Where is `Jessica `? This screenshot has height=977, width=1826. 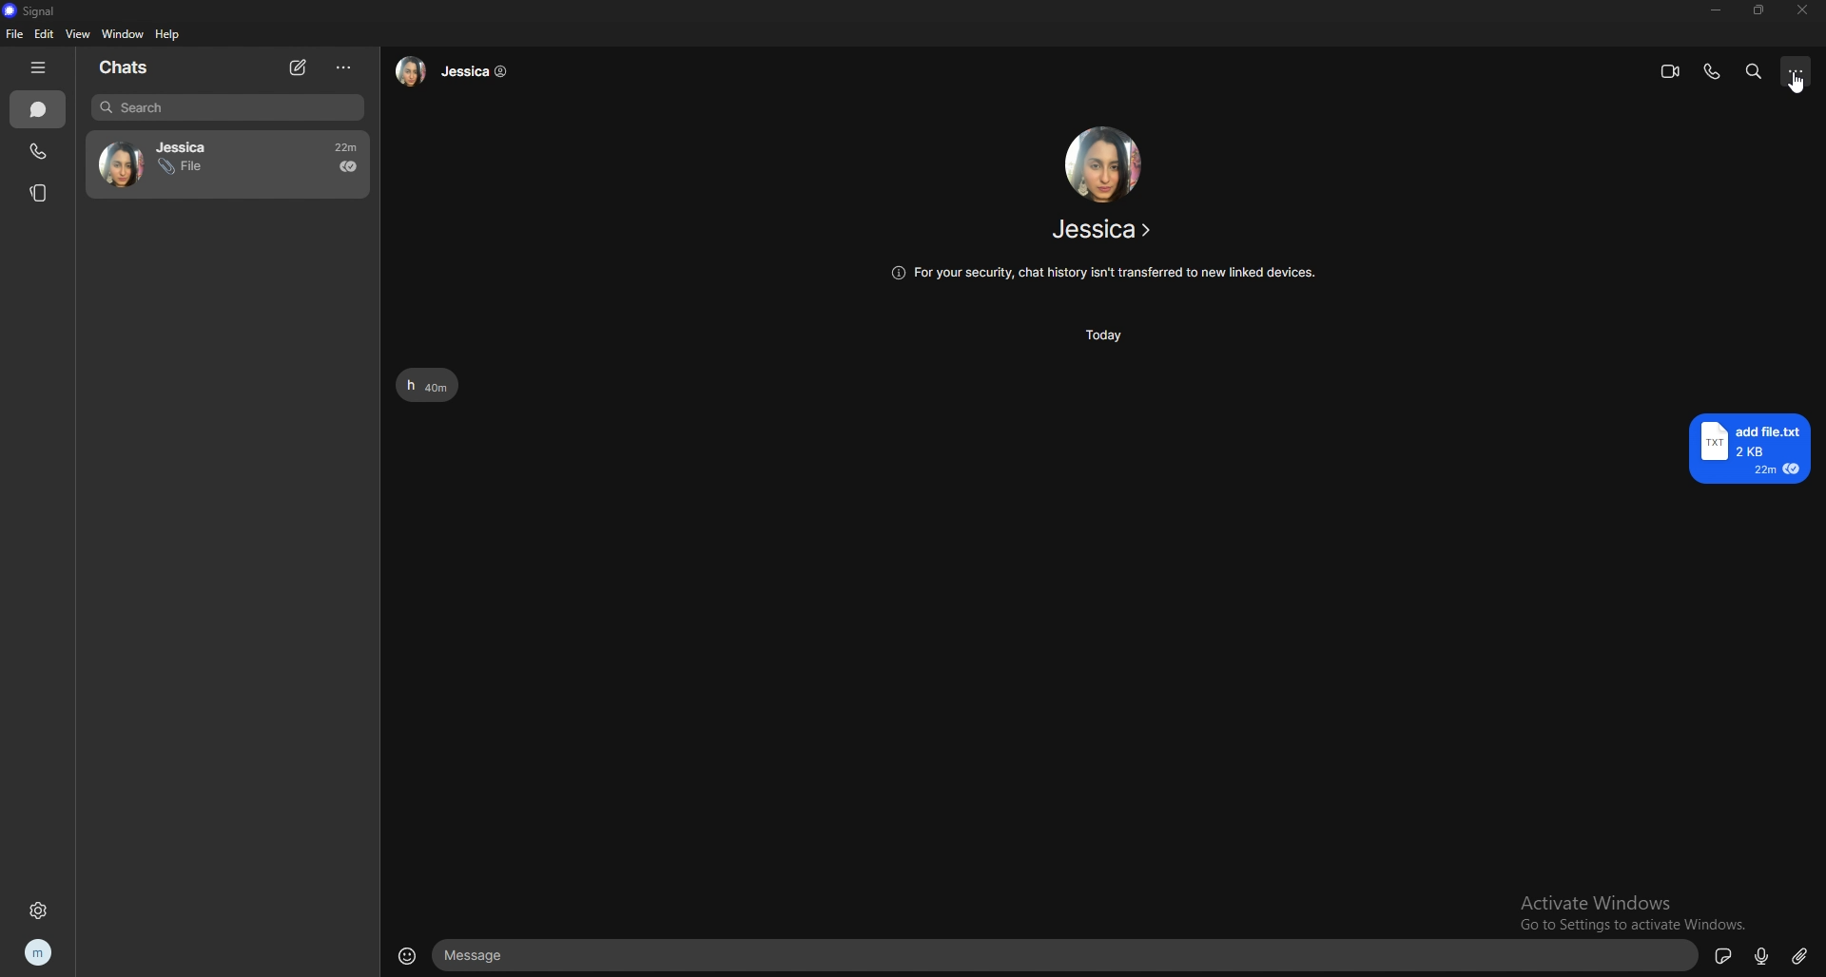
Jessica  is located at coordinates (457, 73).